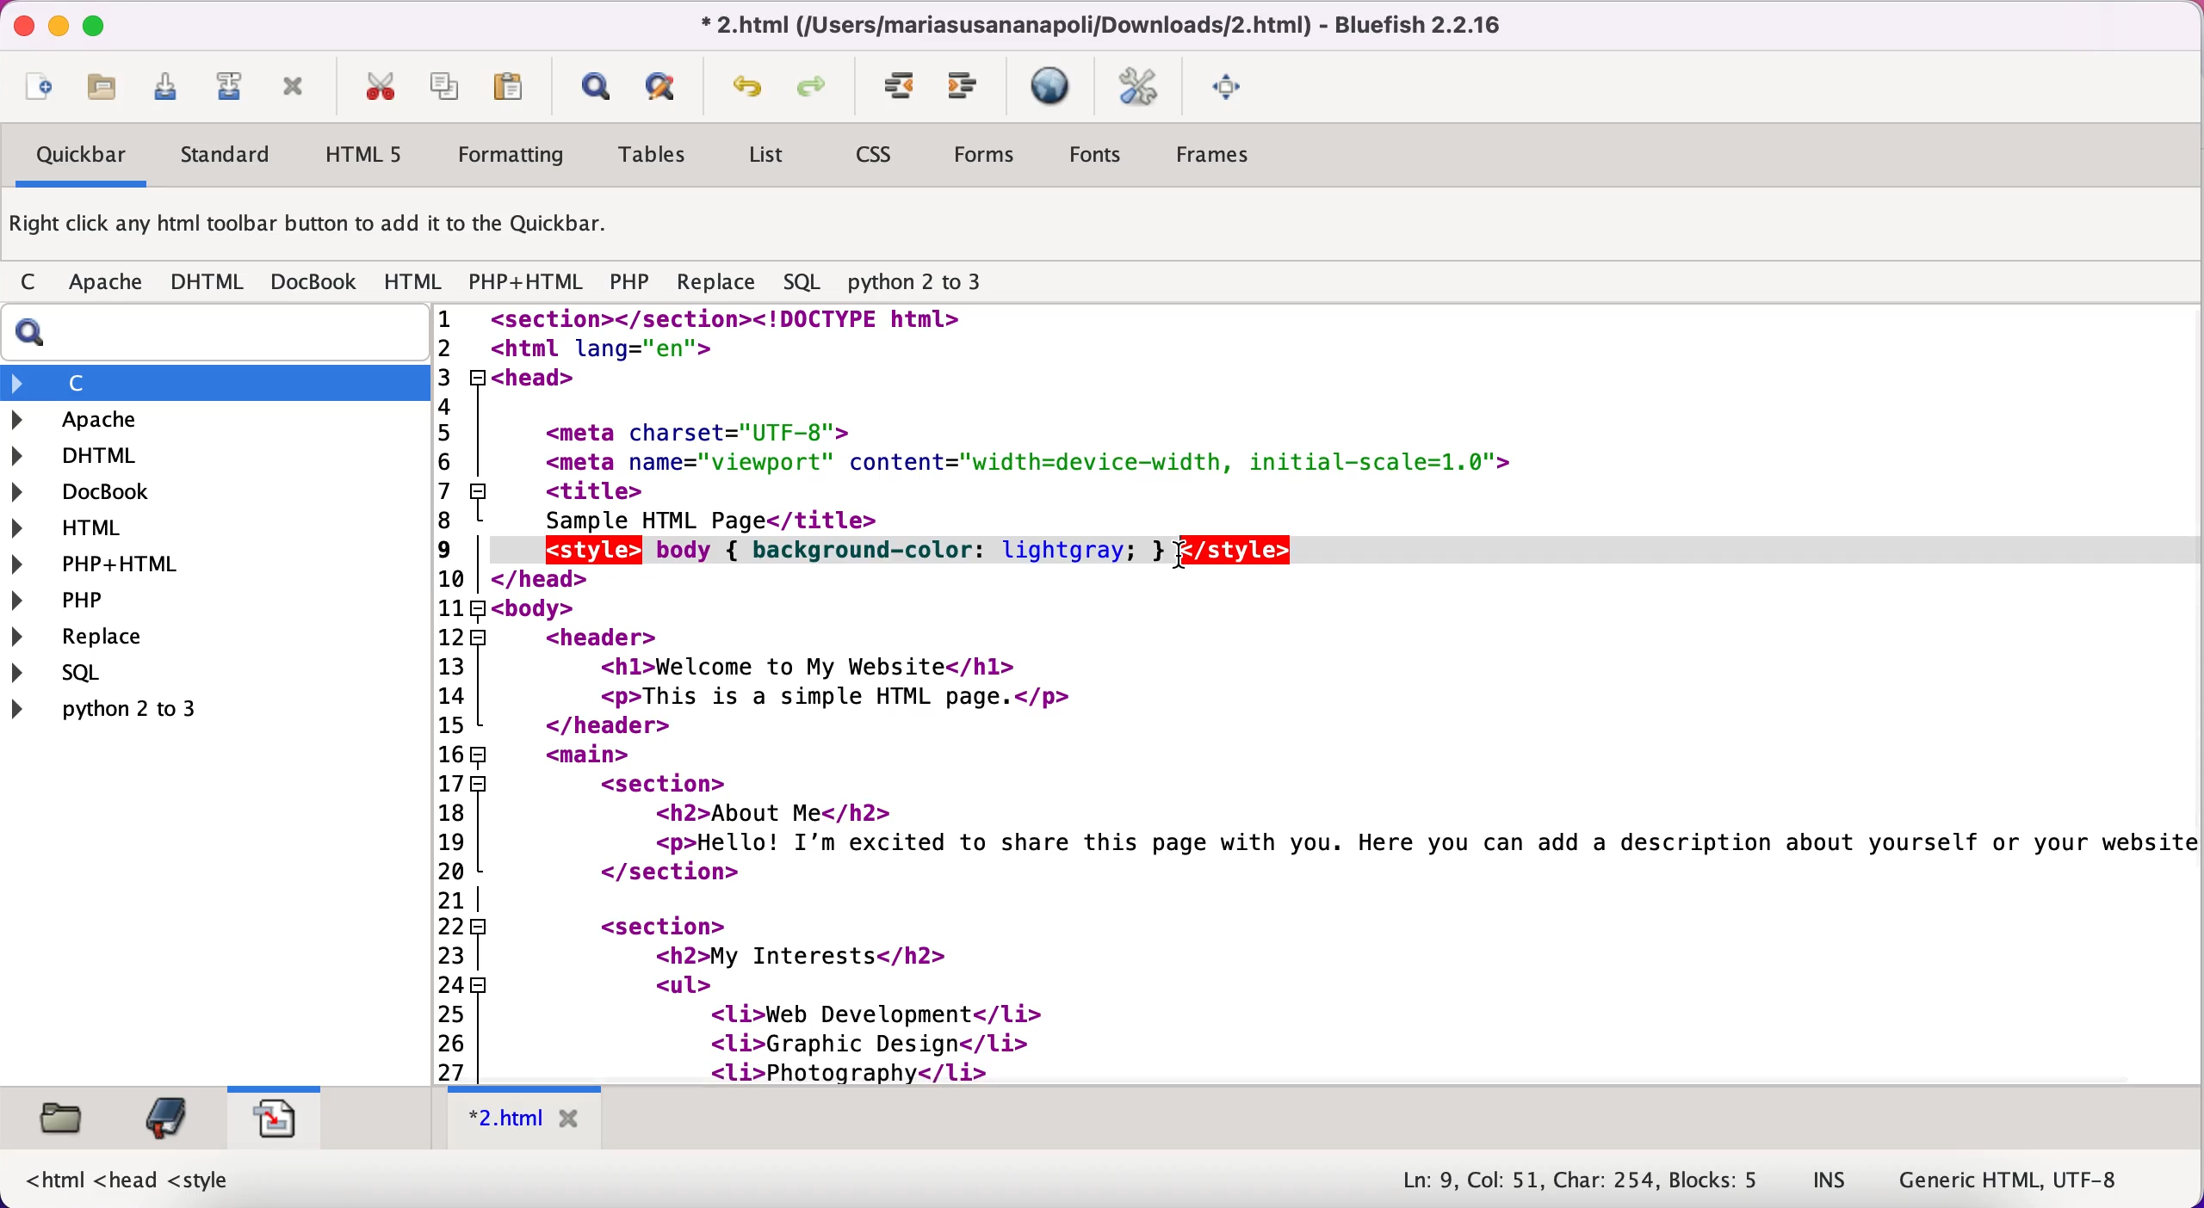 This screenshot has width=2204, height=1208. I want to click on maximize, so click(94, 24).